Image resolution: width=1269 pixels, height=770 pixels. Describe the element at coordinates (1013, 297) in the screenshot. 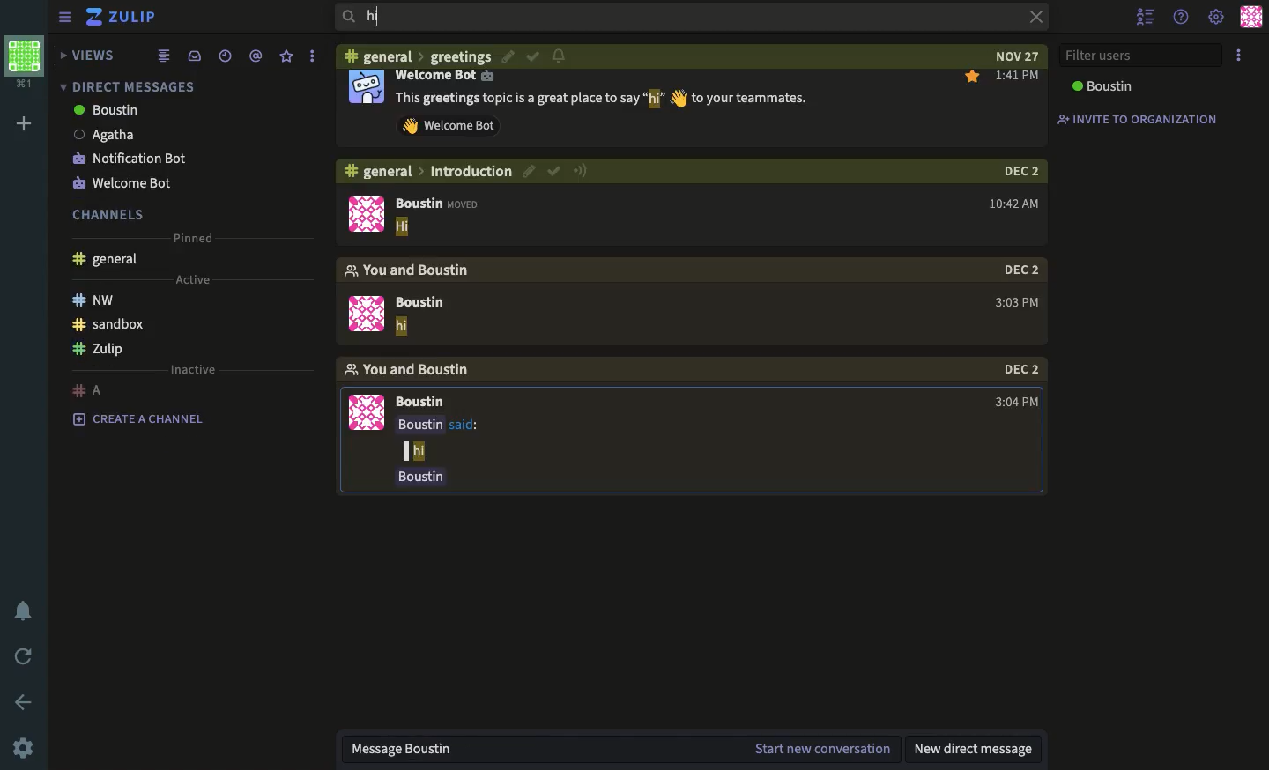

I see `3:03PM` at that location.